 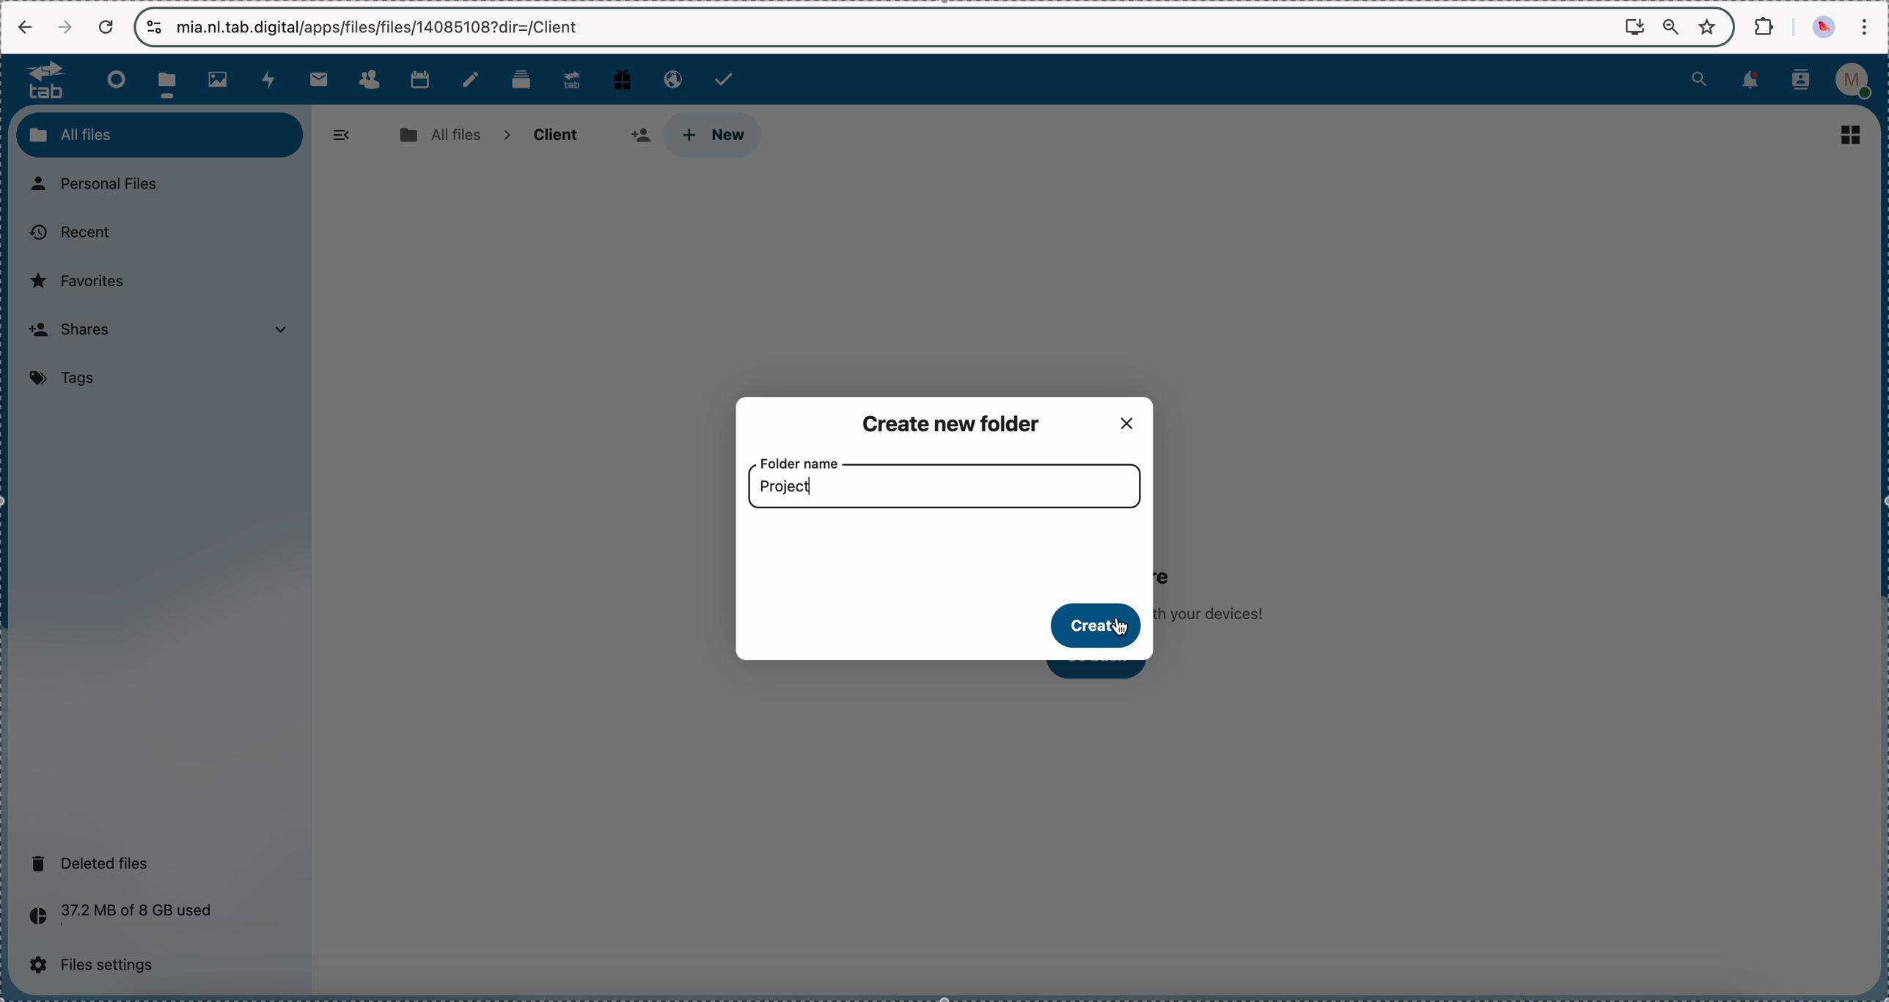 What do you see at coordinates (1857, 81) in the screenshot?
I see `profile` at bounding box center [1857, 81].